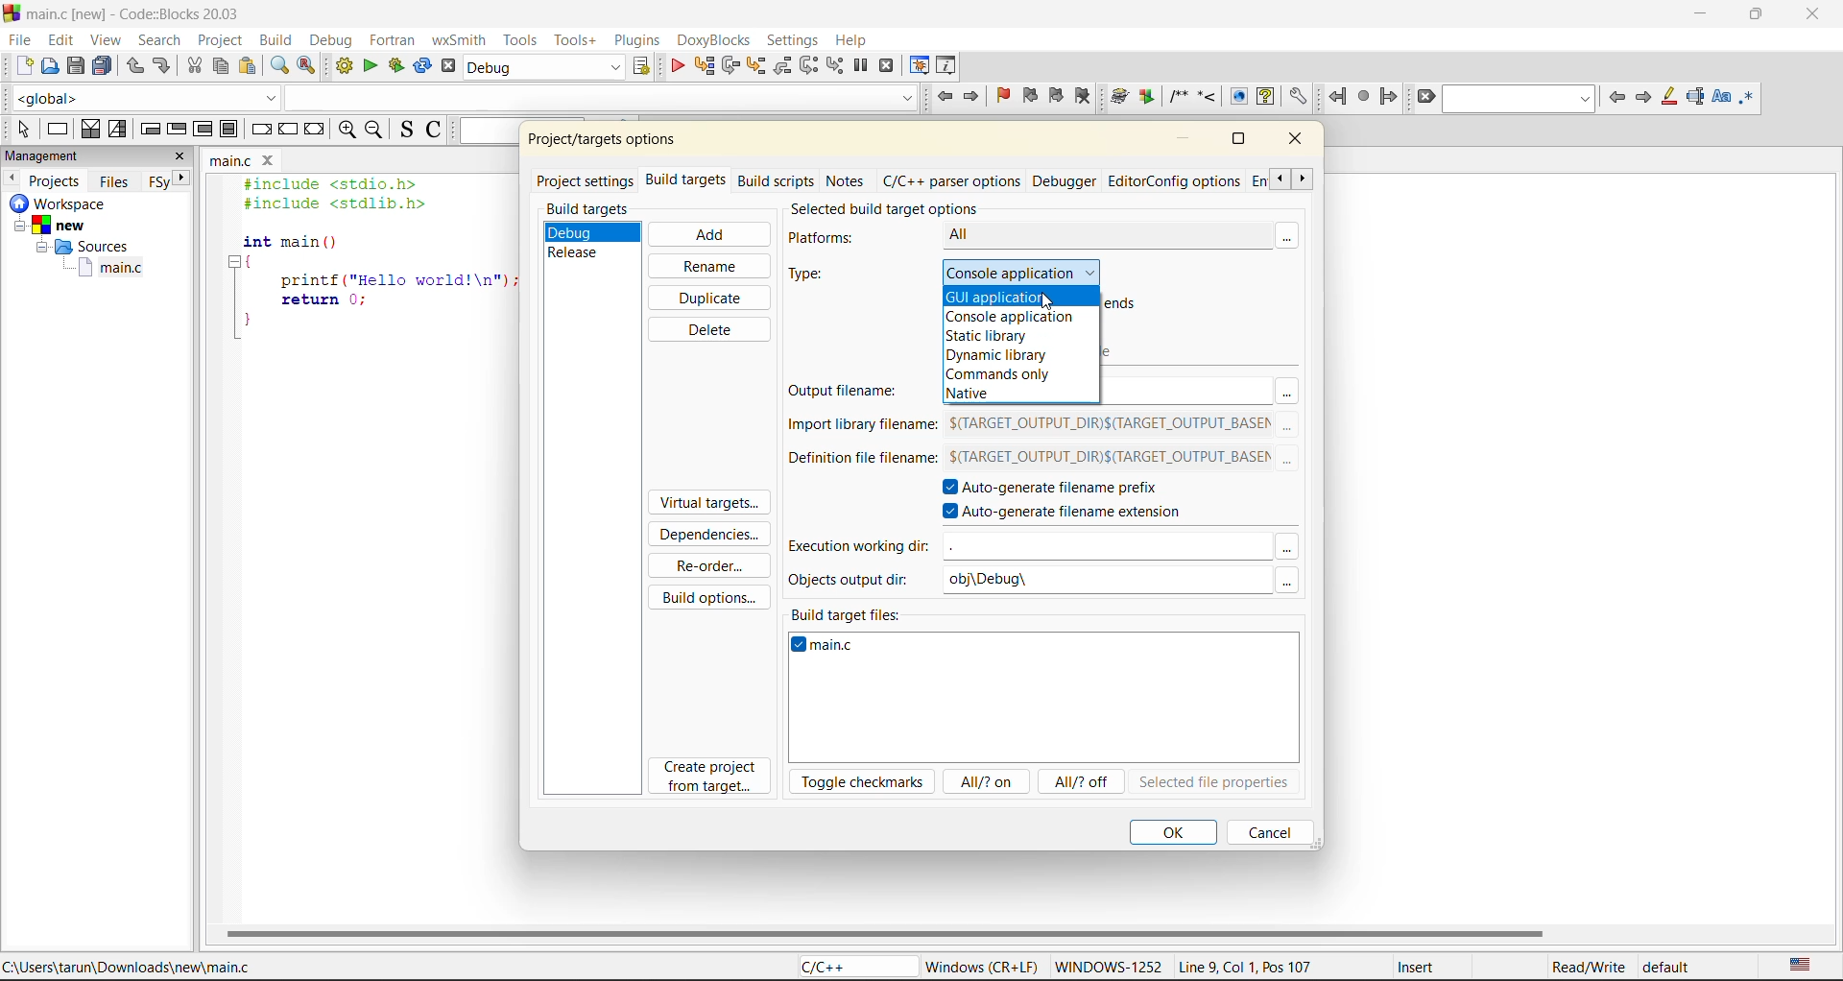 The height and width of the screenshot is (981, 1843). Describe the element at coordinates (708, 504) in the screenshot. I see `virtual targets` at that location.